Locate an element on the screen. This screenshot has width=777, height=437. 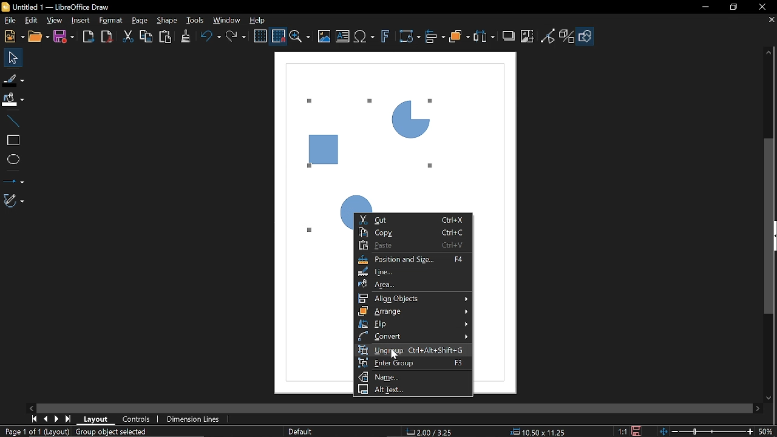
Copy is located at coordinates (146, 36).